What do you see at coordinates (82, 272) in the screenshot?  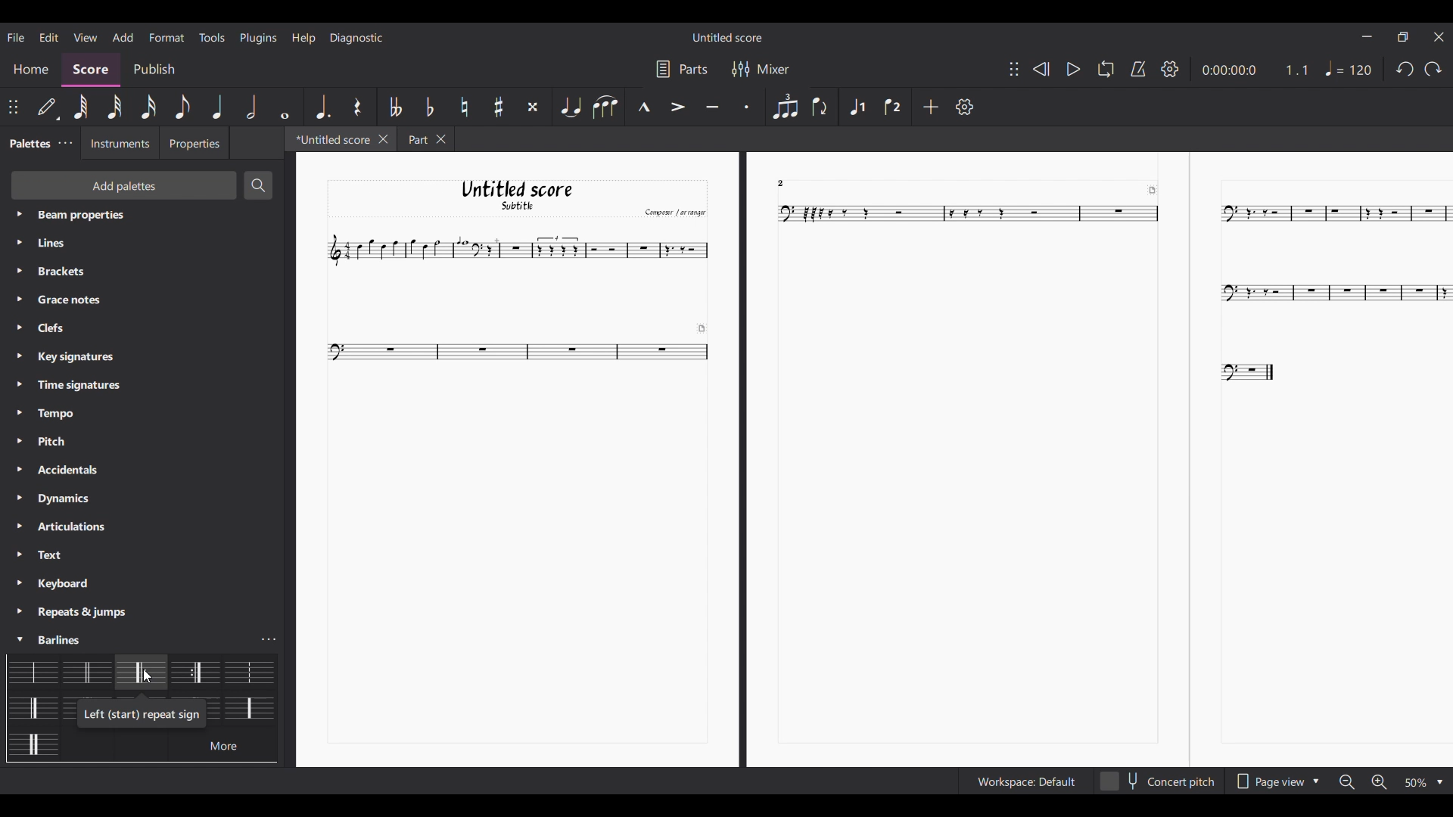 I see `Palette settings` at bounding box center [82, 272].